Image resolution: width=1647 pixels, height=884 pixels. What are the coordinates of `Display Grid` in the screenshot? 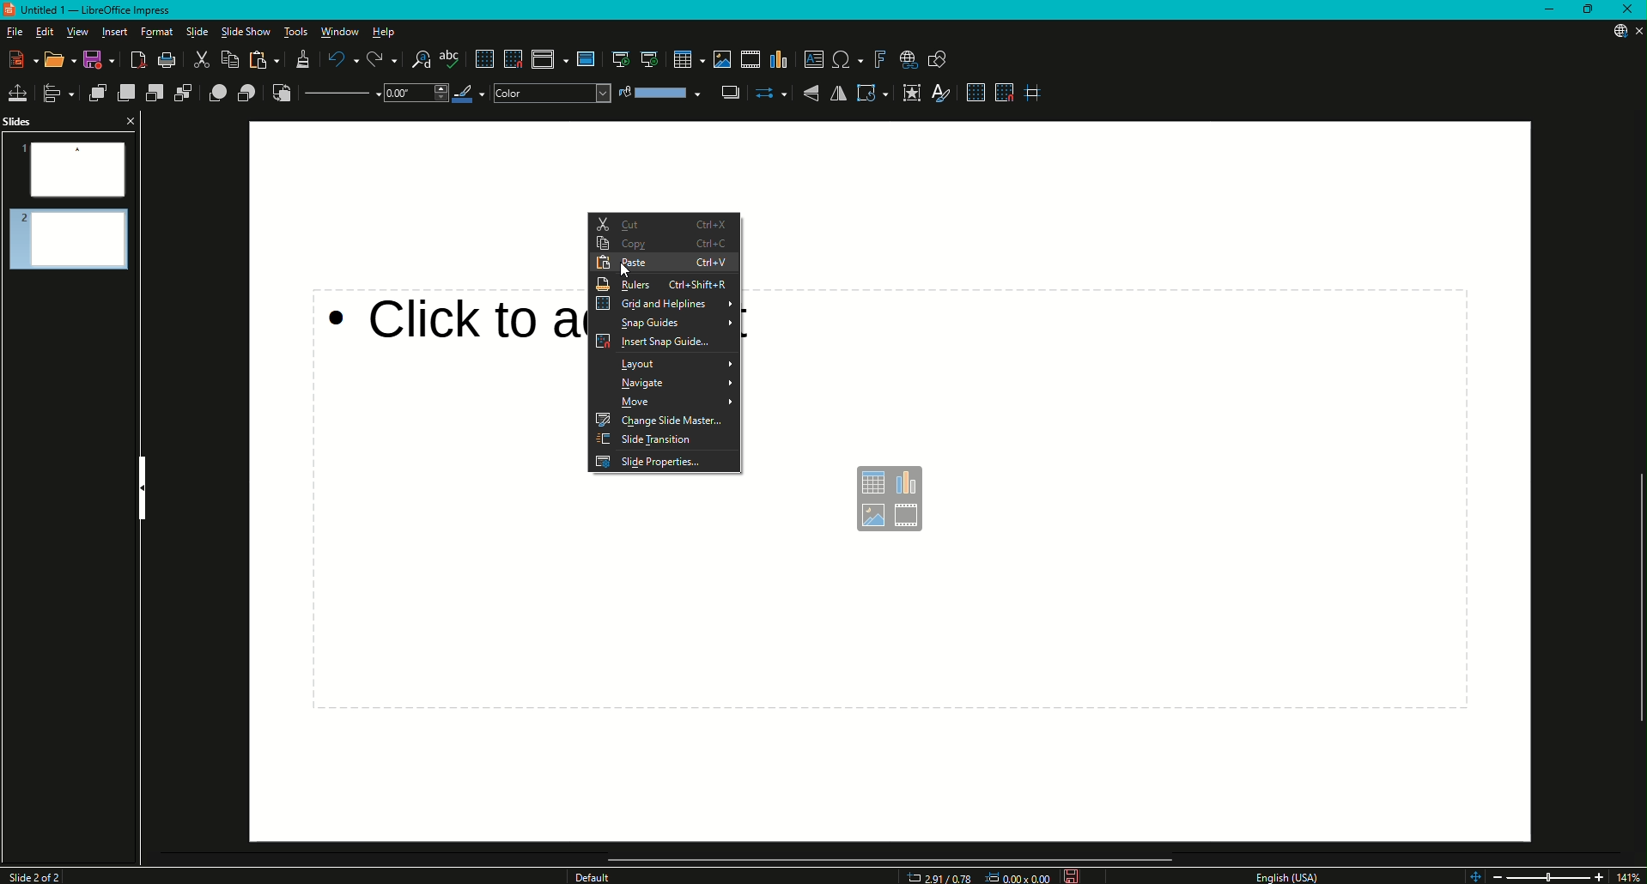 It's located at (479, 58).